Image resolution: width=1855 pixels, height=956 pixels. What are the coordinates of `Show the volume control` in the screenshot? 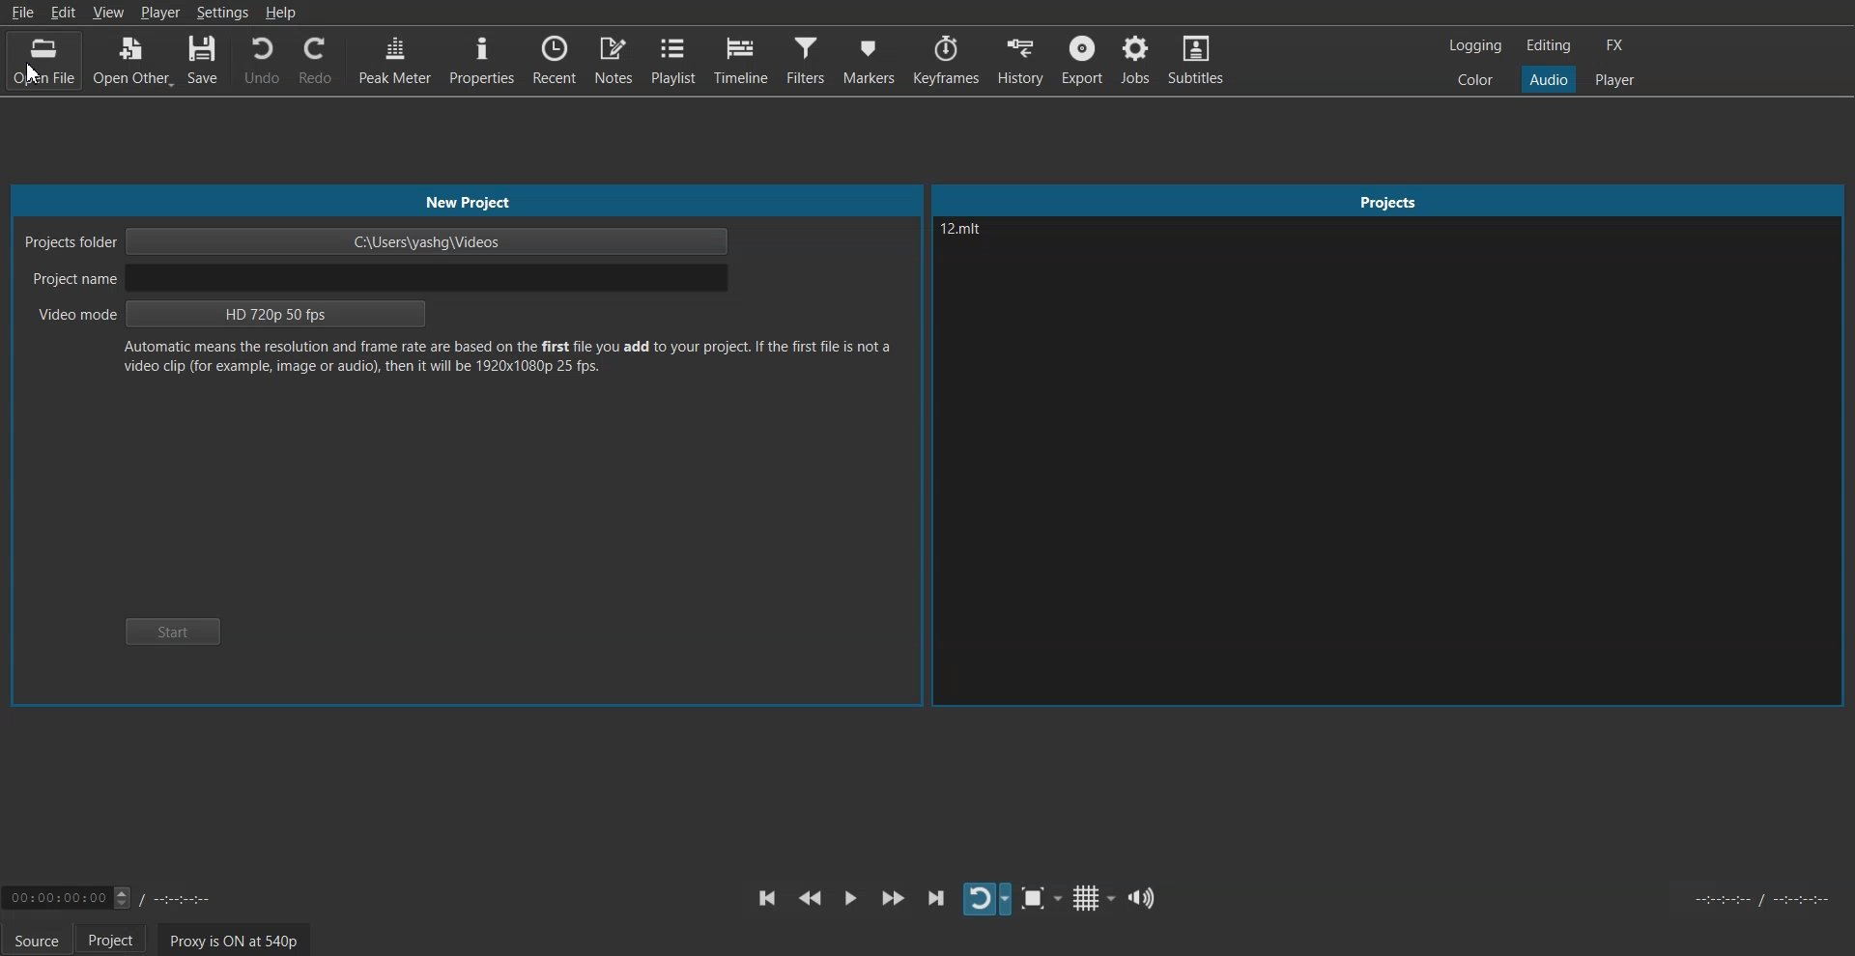 It's located at (1140, 897).